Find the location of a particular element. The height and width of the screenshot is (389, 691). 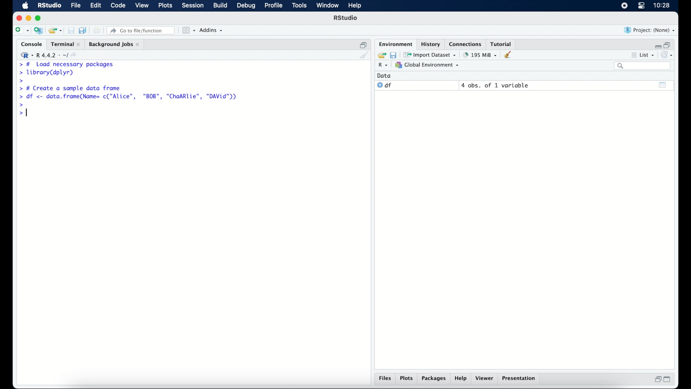

viewer is located at coordinates (486, 379).